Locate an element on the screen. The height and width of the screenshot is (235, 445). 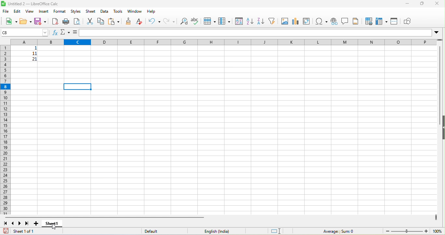
selected cell is located at coordinates (78, 86).